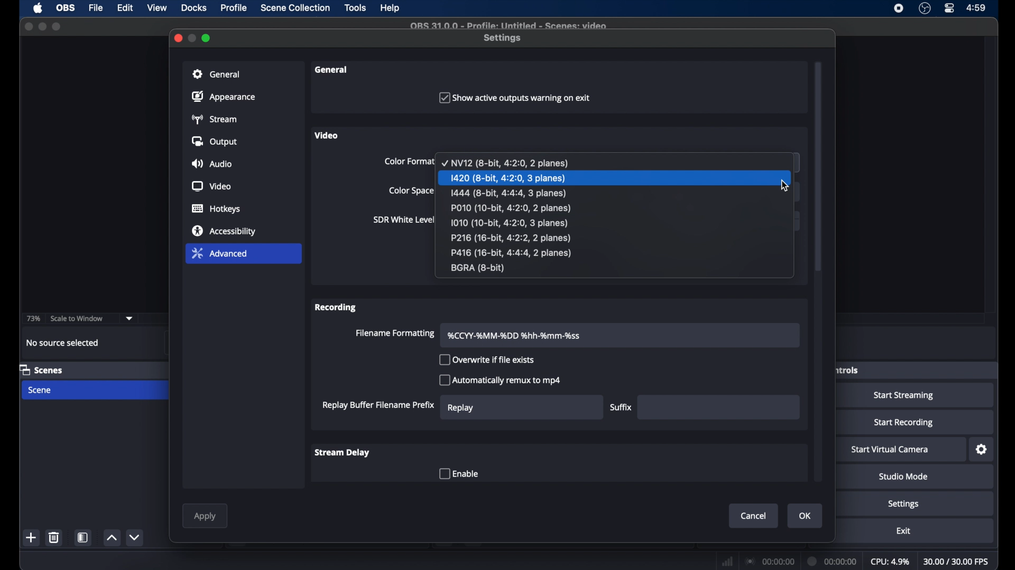 This screenshot has width=1015, height=570. What do you see at coordinates (224, 231) in the screenshot?
I see `accessibility` at bounding box center [224, 231].